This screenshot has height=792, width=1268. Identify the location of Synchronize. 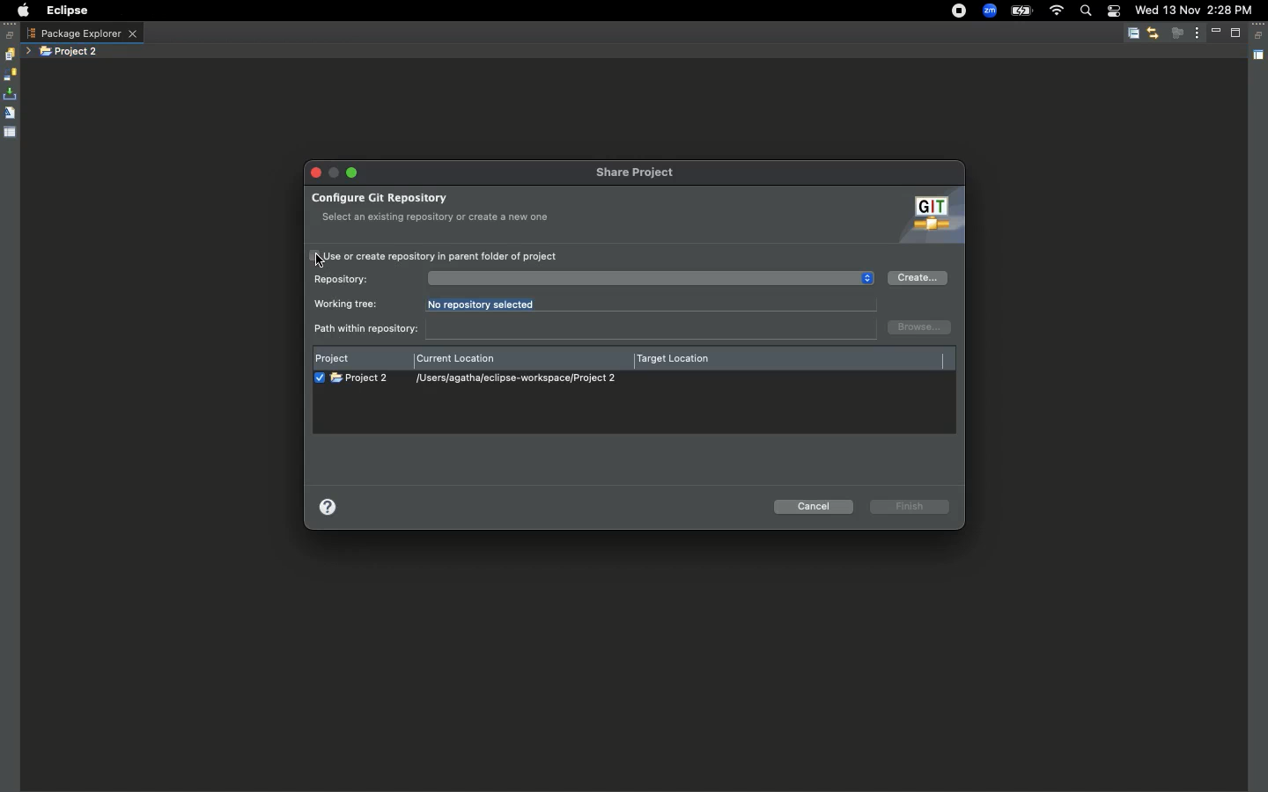
(10, 75).